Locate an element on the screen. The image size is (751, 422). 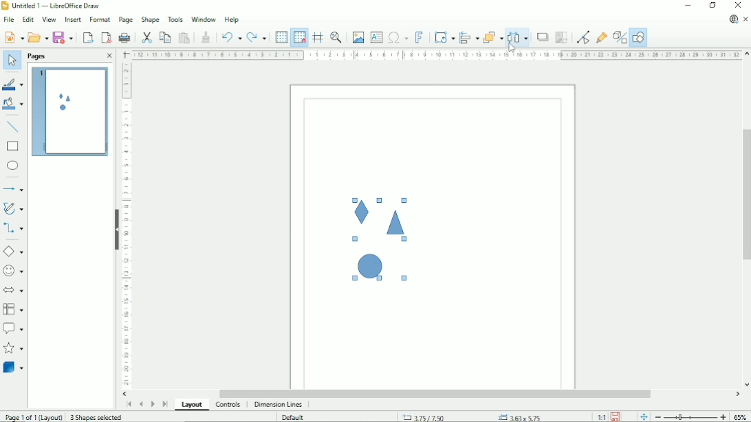
Zoom & pan is located at coordinates (336, 37).